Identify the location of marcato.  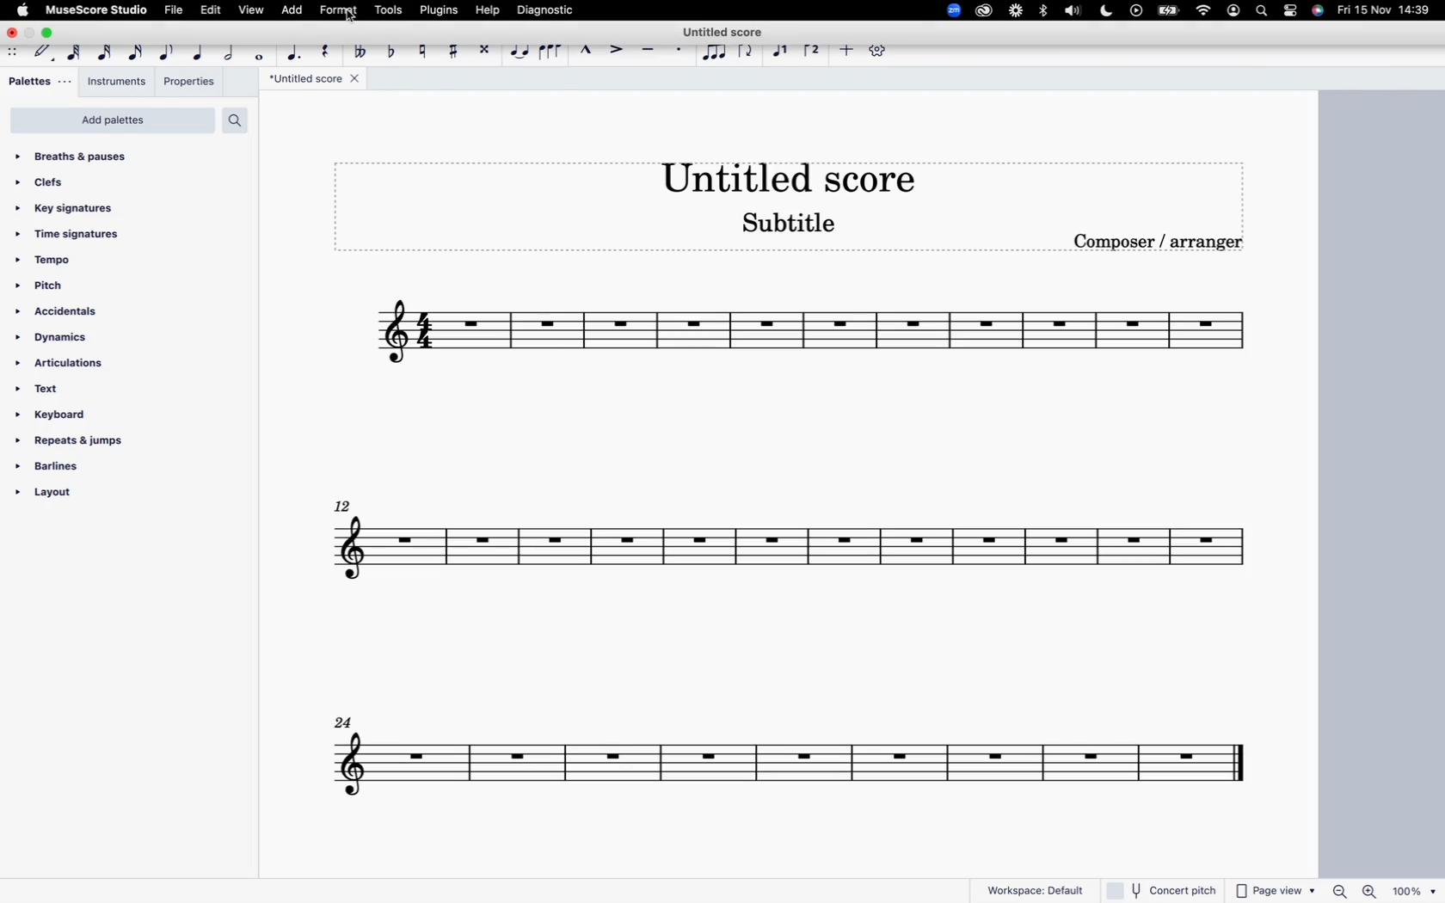
(586, 52).